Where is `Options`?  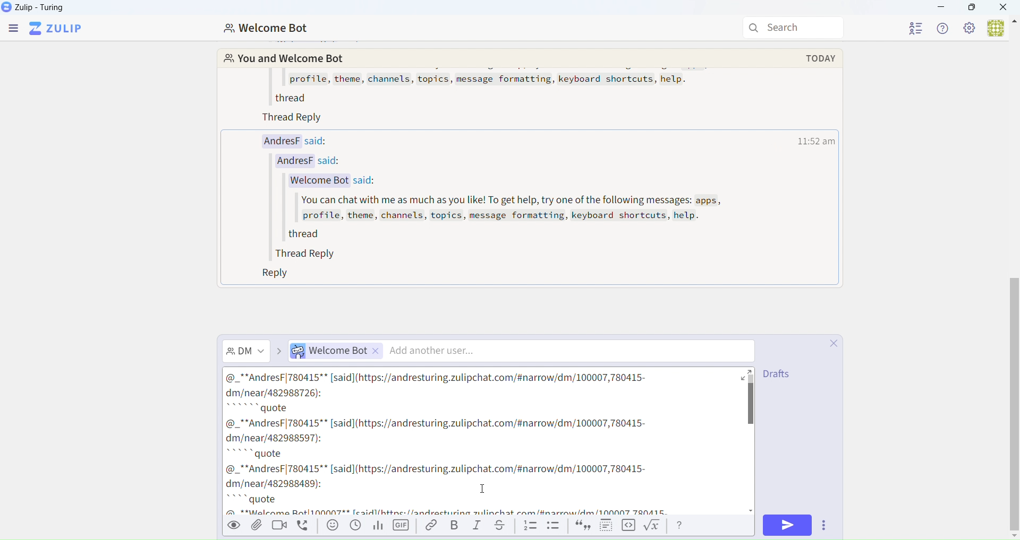 Options is located at coordinates (823, 525).